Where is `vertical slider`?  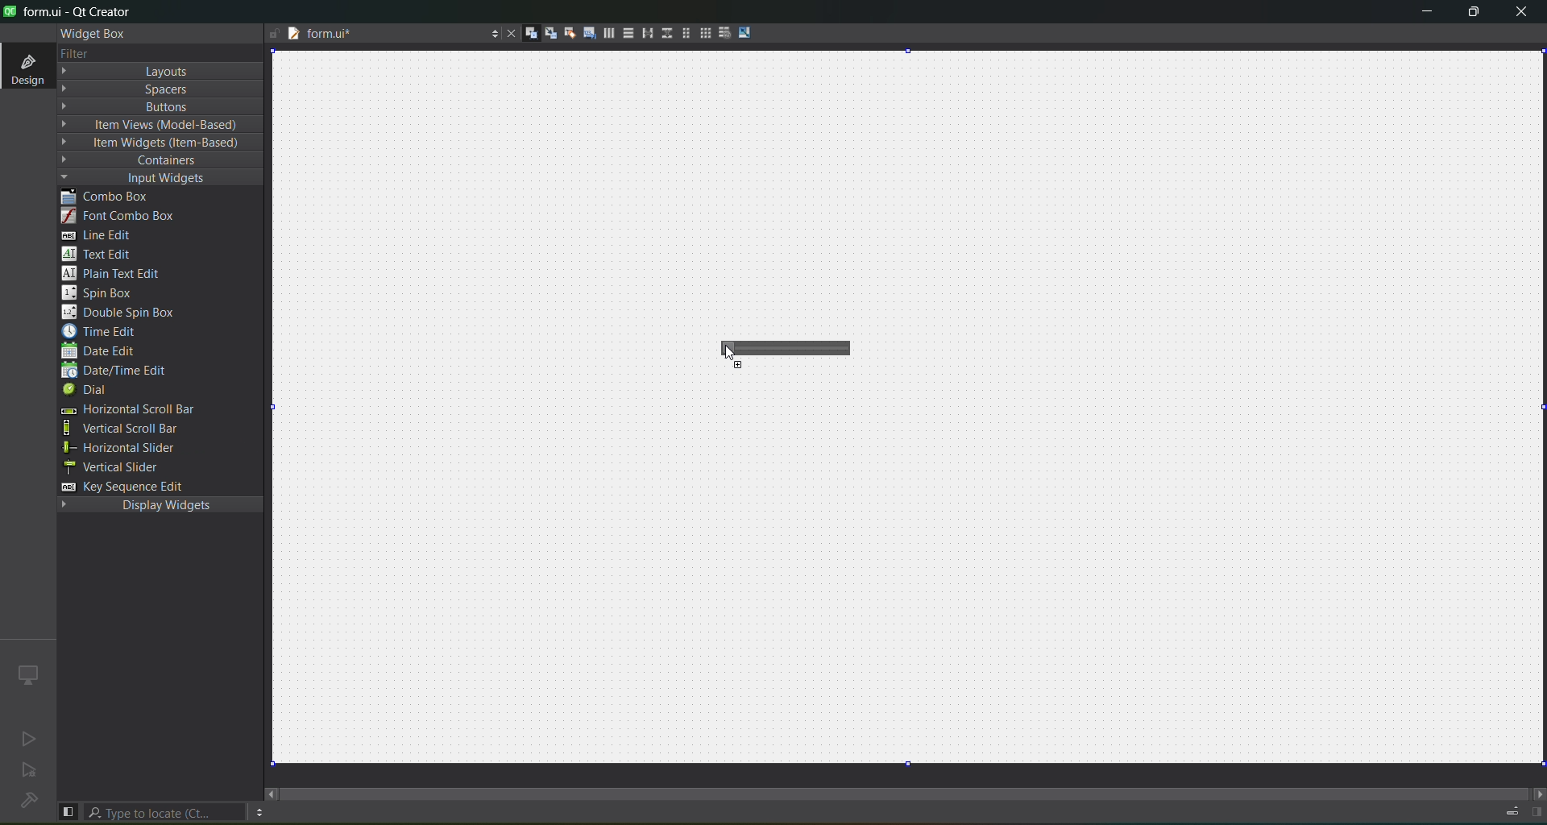 vertical slider is located at coordinates (114, 468).